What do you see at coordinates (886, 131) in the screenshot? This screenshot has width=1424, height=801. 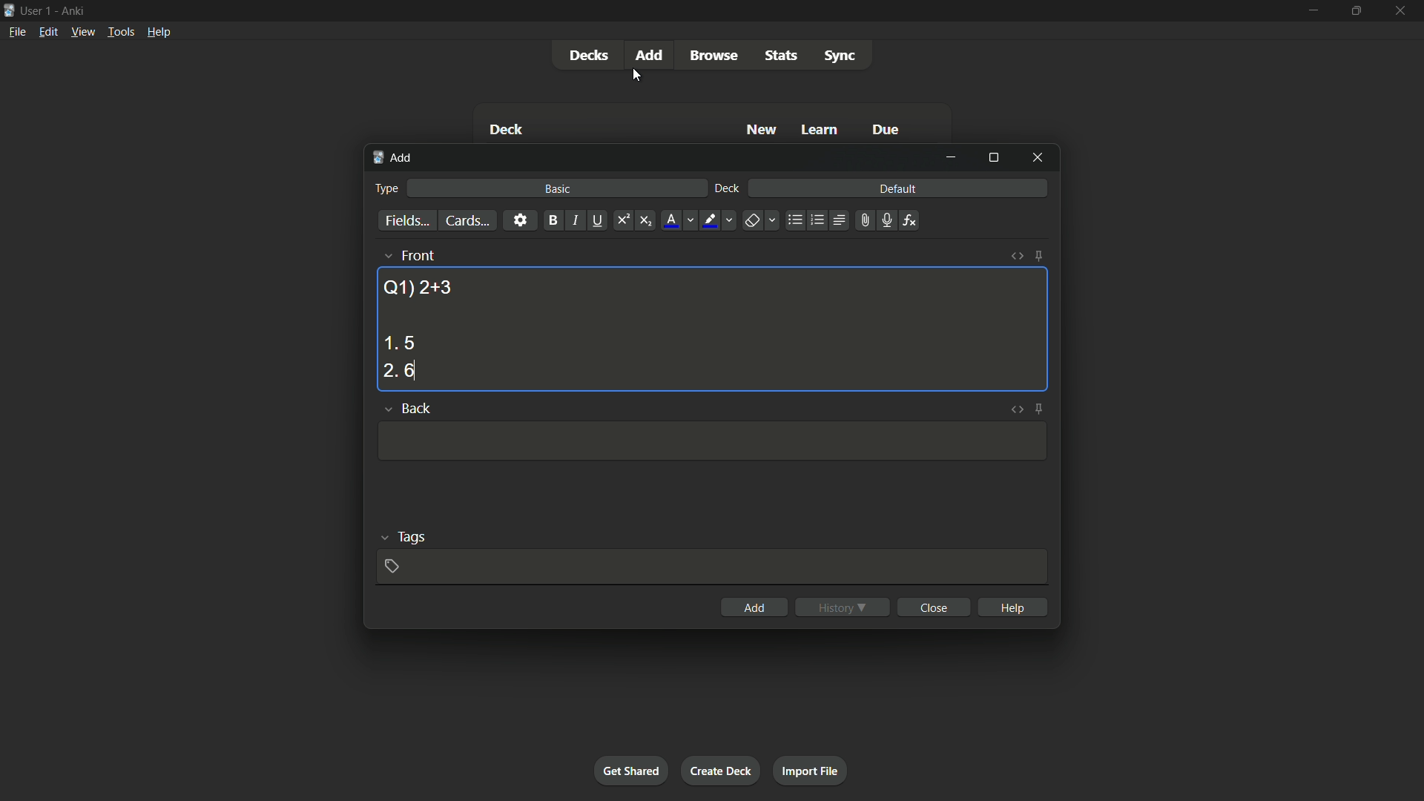 I see `due` at bounding box center [886, 131].